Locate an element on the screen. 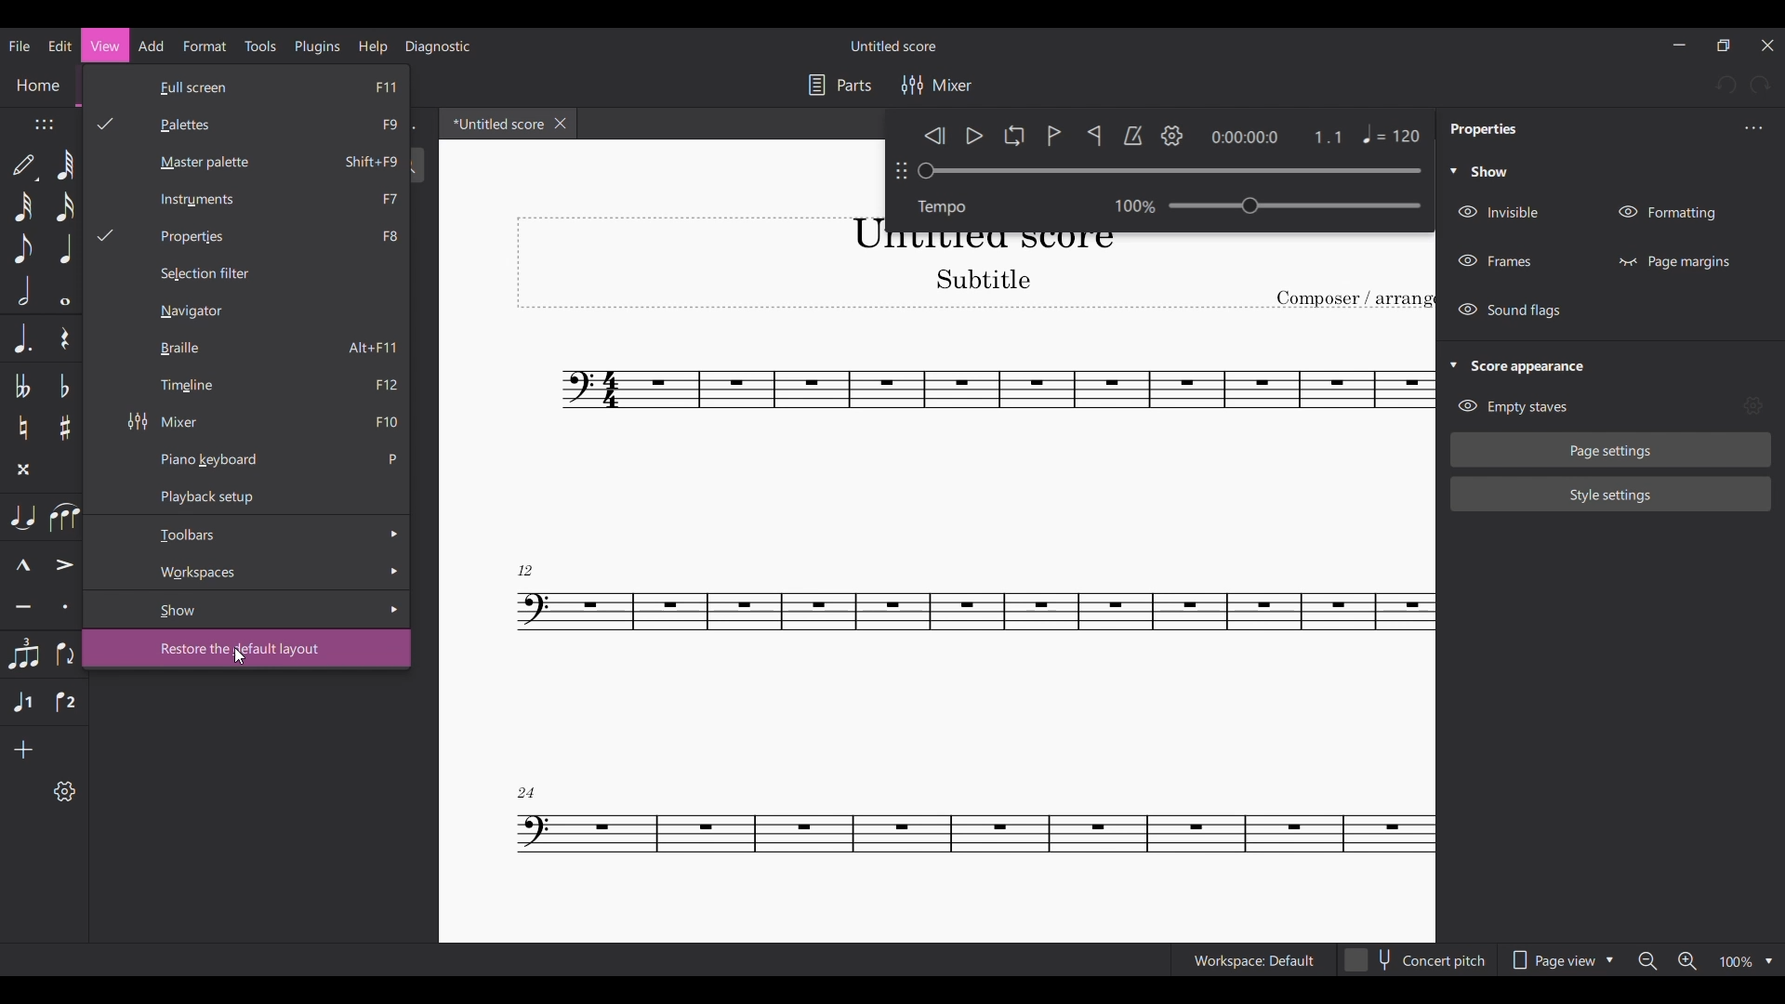  palettes   F9 is located at coordinates (251, 125).